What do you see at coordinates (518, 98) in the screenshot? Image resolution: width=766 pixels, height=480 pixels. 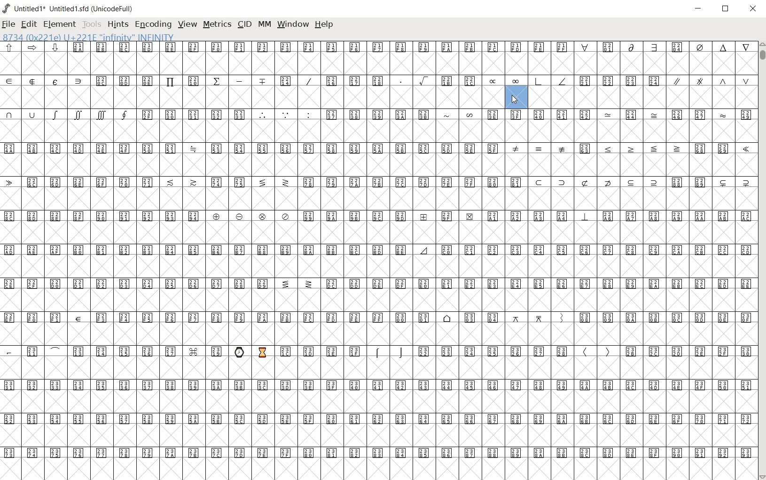 I see `cursor` at bounding box center [518, 98].